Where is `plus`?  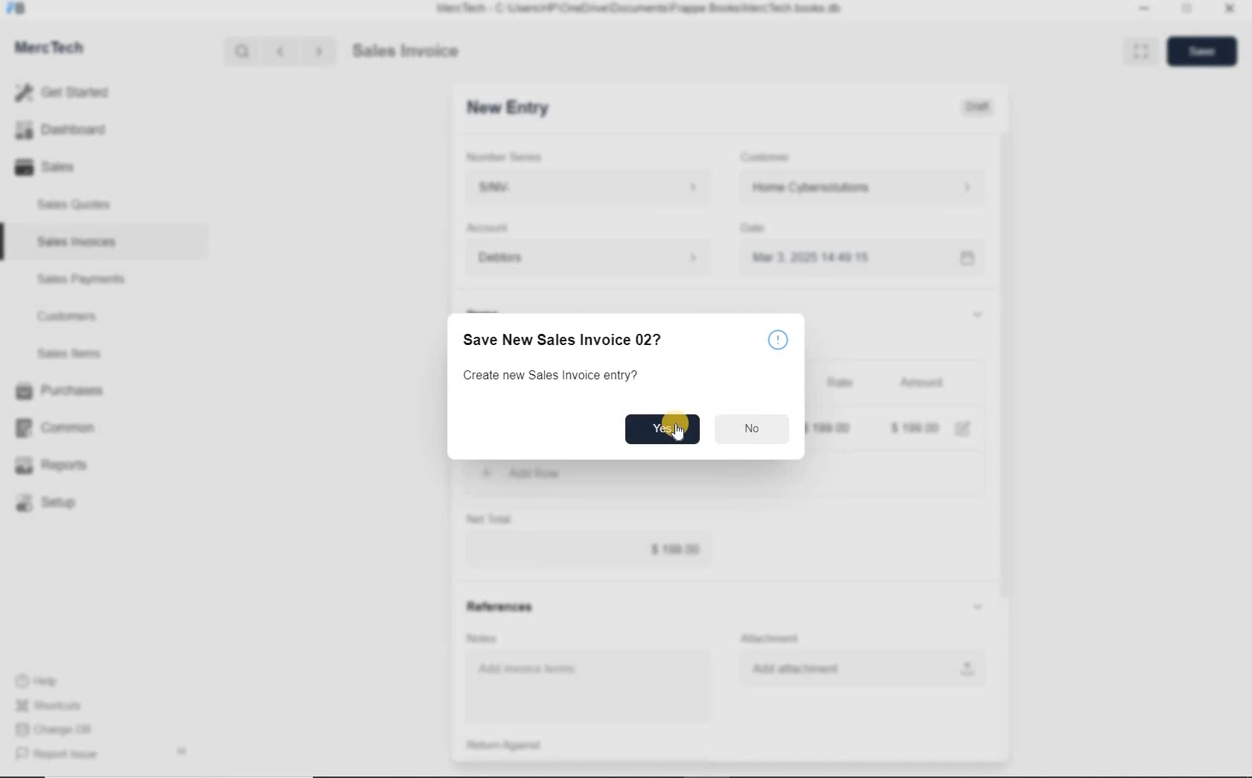
plus is located at coordinates (487, 472).